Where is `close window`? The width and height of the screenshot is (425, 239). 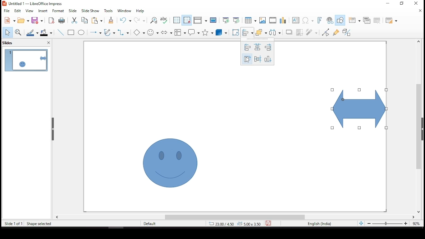 close window is located at coordinates (416, 3).